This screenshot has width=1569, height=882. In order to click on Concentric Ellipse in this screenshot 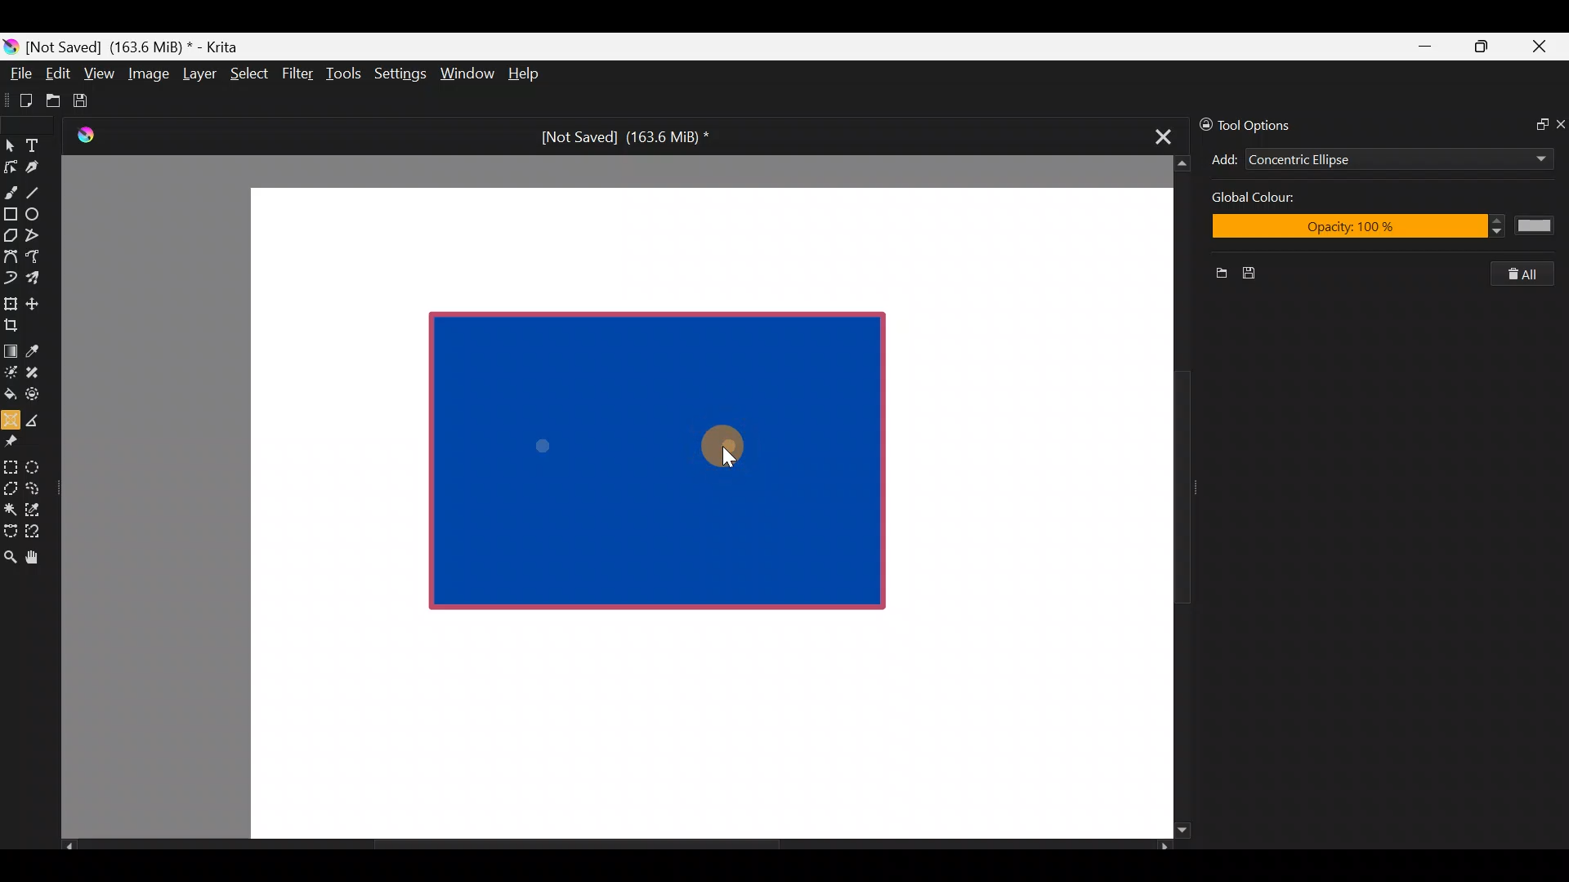, I will do `click(1350, 161)`.